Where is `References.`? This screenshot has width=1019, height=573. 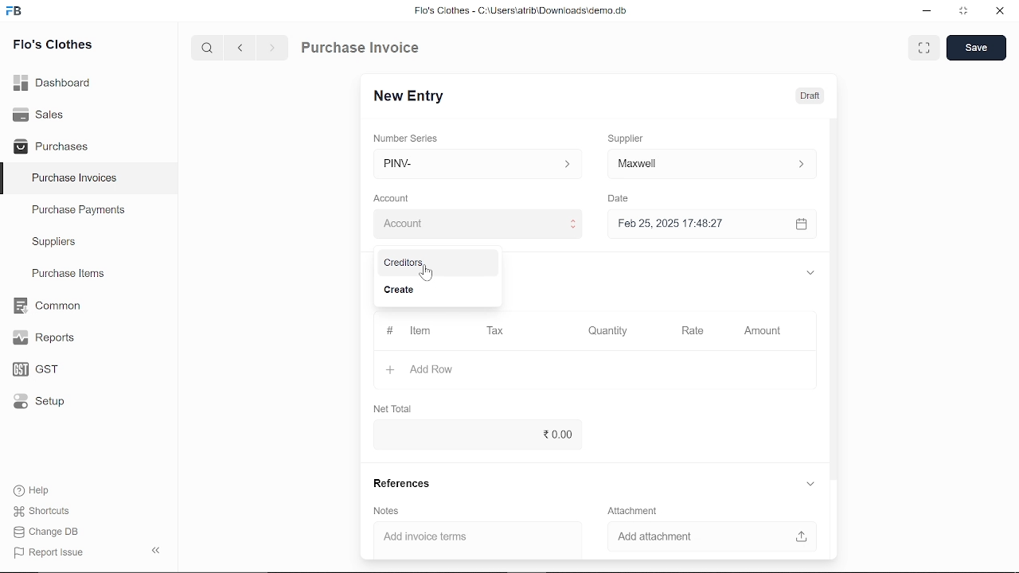
References. is located at coordinates (406, 484).